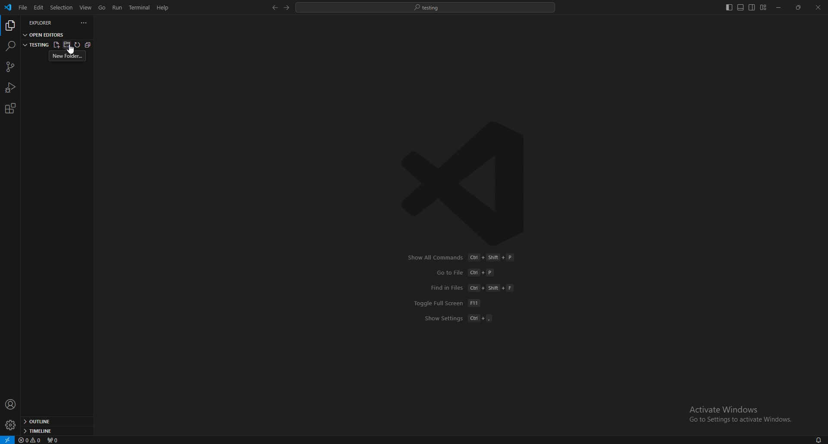 The width and height of the screenshot is (828, 444). Describe the element at coordinates (72, 49) in the screenshot. I see `cursor` at that location.